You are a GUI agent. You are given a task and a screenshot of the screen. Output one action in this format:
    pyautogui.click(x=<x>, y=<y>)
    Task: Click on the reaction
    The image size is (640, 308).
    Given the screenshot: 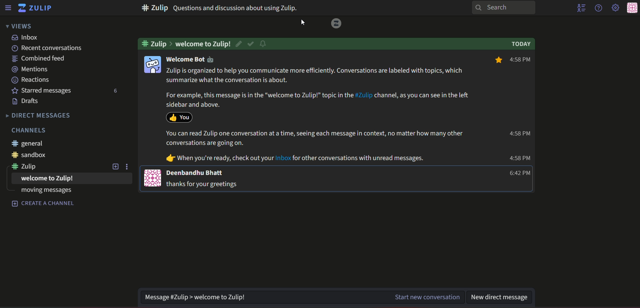 What is the action you would take?
    pyautogui.click(x=177, y=118)
    